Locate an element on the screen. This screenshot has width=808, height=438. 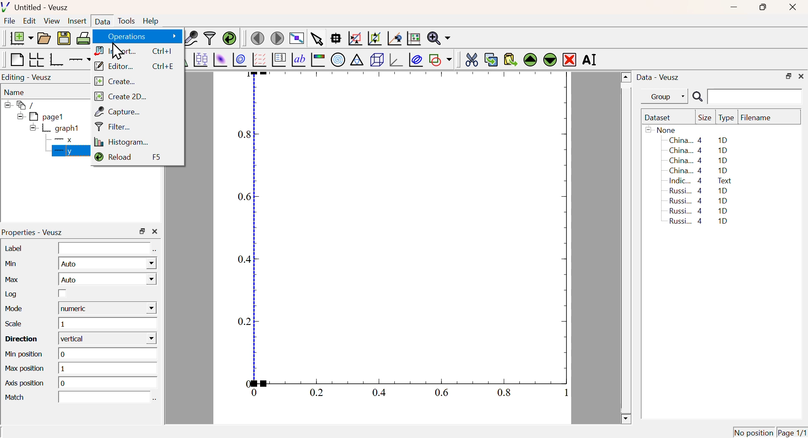
Polar Graph is located at coordinates (338, 59).